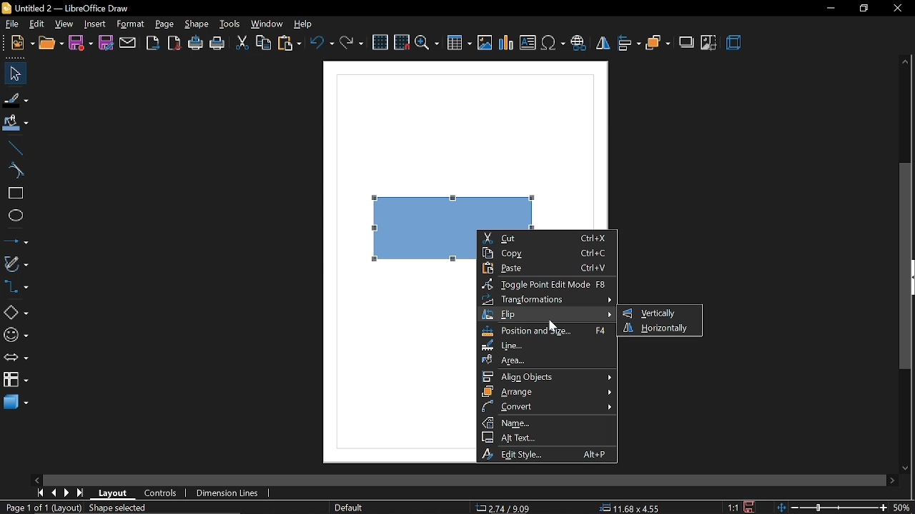 This screenshot has height=514, width=915. What do you see at coordinates (13, 148) in the screenshot?
I see `line` at bounding box center [13, 148].